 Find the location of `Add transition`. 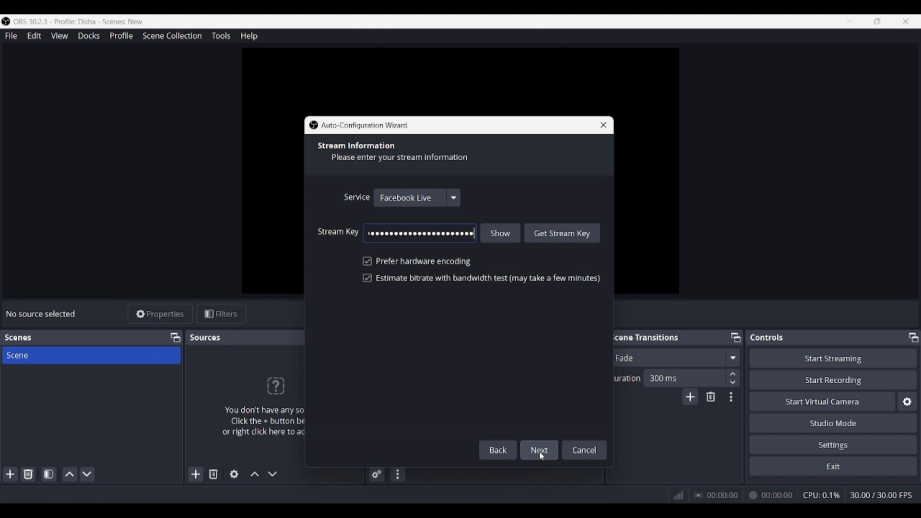

Add transition is located at coordinates (690, 397).